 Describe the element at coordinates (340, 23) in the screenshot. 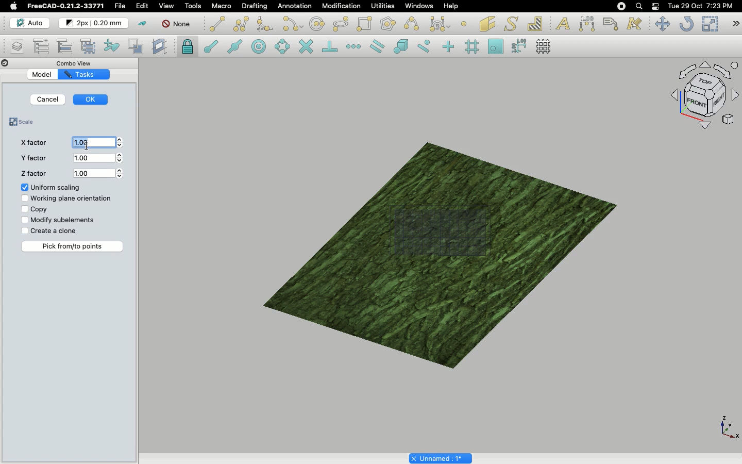

I see `Ellipse` at that location.